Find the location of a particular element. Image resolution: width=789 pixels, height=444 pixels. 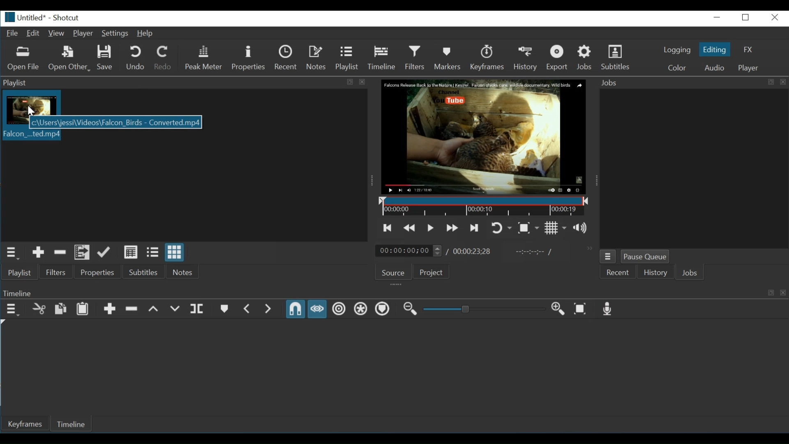

Split at playhead is located at coordinates (198, 309).